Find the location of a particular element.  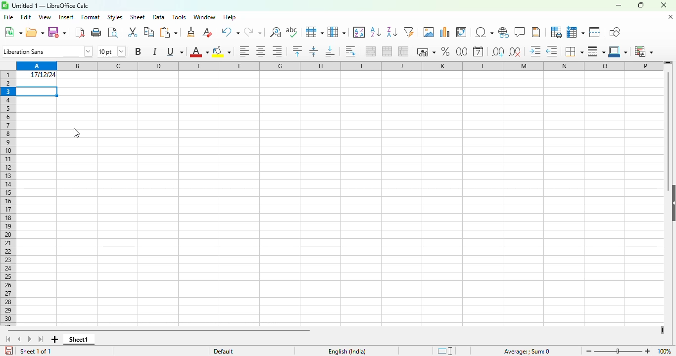

align center is located at coordinates (261, 52).